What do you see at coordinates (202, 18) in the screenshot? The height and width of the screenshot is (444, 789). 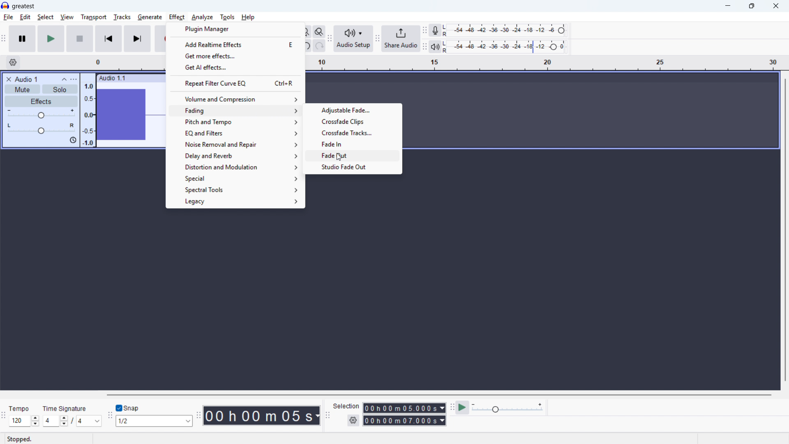 I see `analyse` at bounding box center [202, 18].